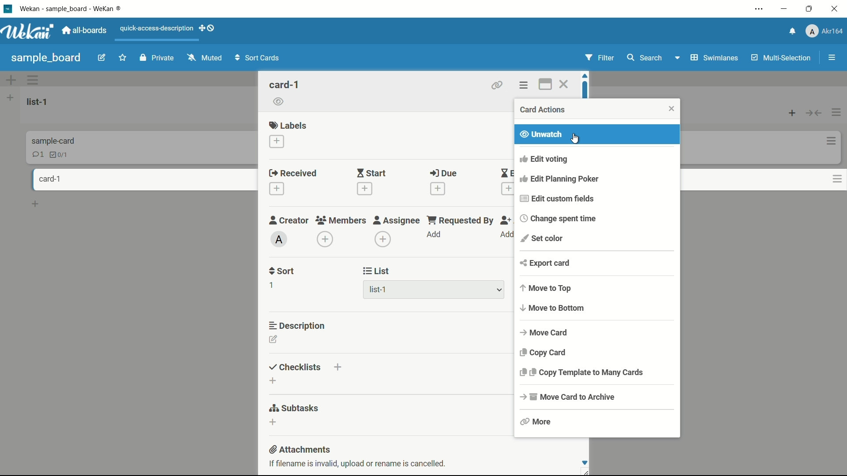 The height and width of the screenshot is (476, 847). I want to click on multi-selection, so click(779, 57).